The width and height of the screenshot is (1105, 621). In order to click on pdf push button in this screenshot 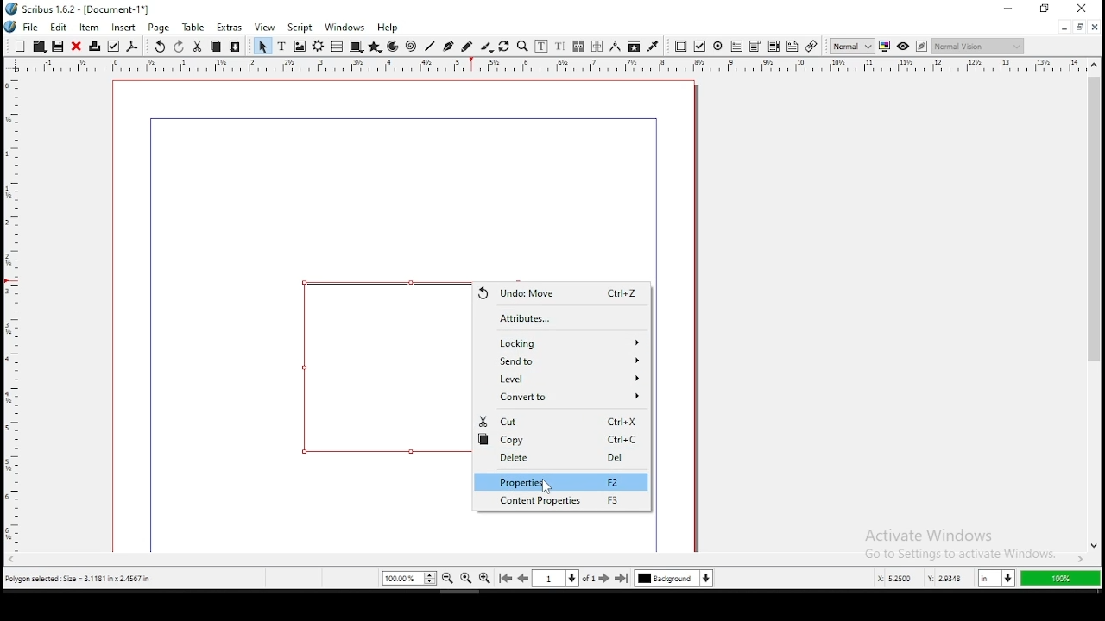, I will do `click(681, 47)`.